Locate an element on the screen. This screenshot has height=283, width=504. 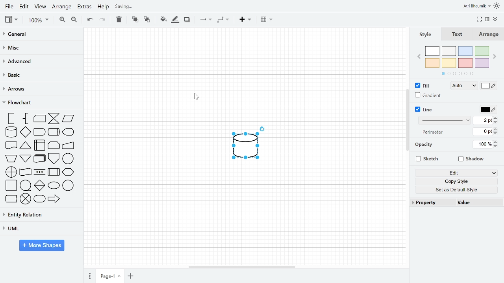
Insert is located at coordinates (245, 20).